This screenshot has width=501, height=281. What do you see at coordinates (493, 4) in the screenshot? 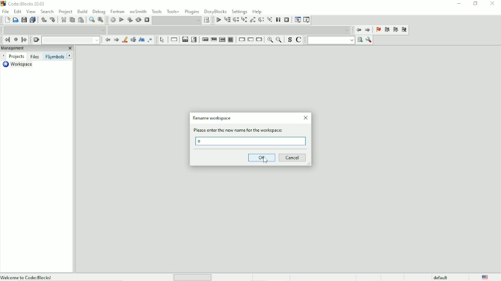
I see `Close` at bounding box center [493, 4].